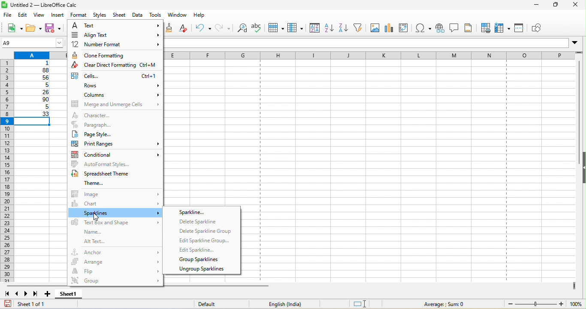 This screenshot has height=309, width=586. Describe the element at coordinates (120, 15) in the screenshot. I see `sheet` at that location.